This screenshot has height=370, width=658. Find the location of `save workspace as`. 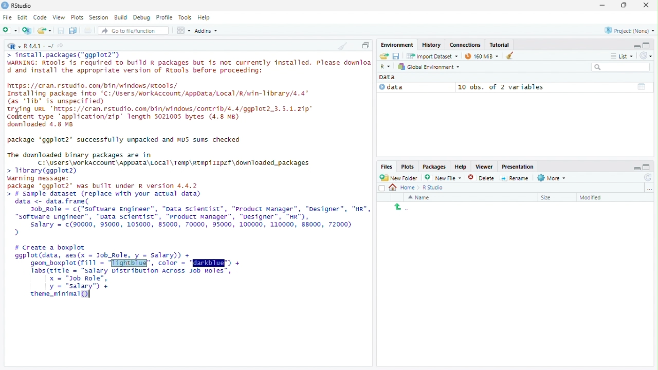

save workspace as is located at coordinates (397, 57).